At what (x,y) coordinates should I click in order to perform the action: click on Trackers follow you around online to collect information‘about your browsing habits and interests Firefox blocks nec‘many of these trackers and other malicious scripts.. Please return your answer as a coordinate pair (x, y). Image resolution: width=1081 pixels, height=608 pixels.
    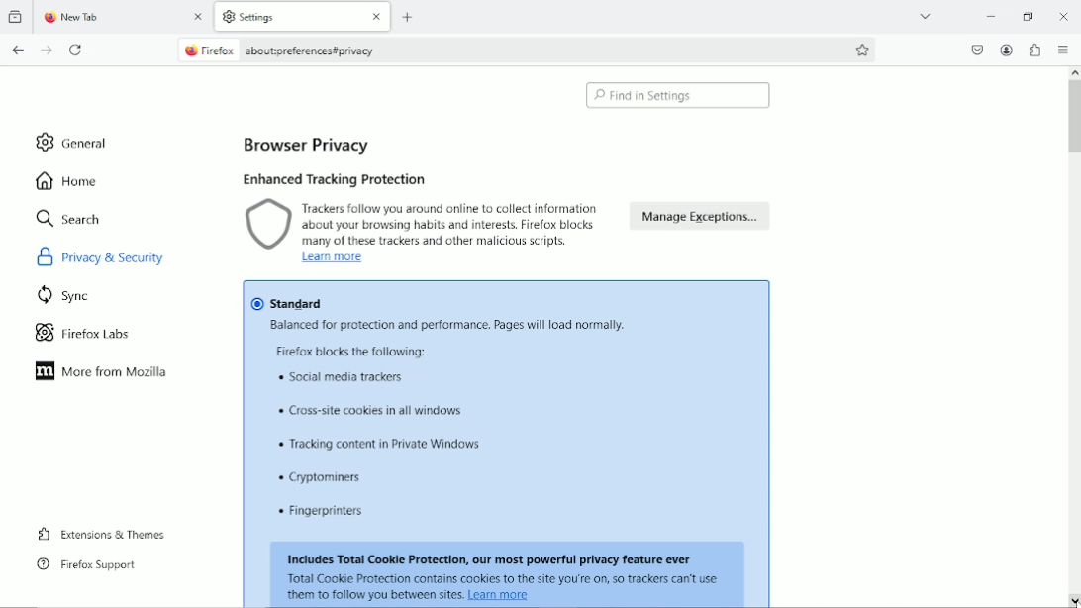
    Looking at the image, I should click on (460, 223).